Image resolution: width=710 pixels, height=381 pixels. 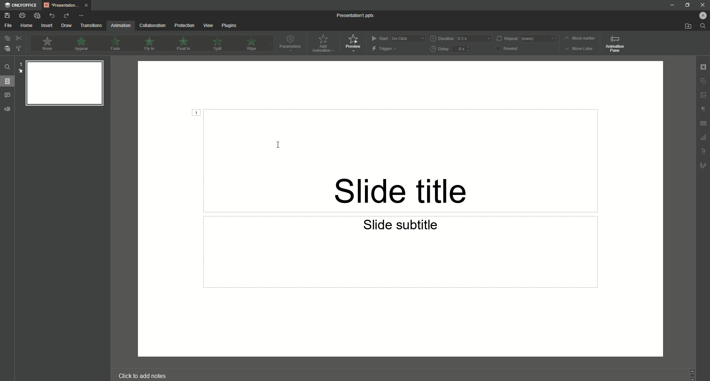 I want to click on Cut, so click(x=19, y=38).